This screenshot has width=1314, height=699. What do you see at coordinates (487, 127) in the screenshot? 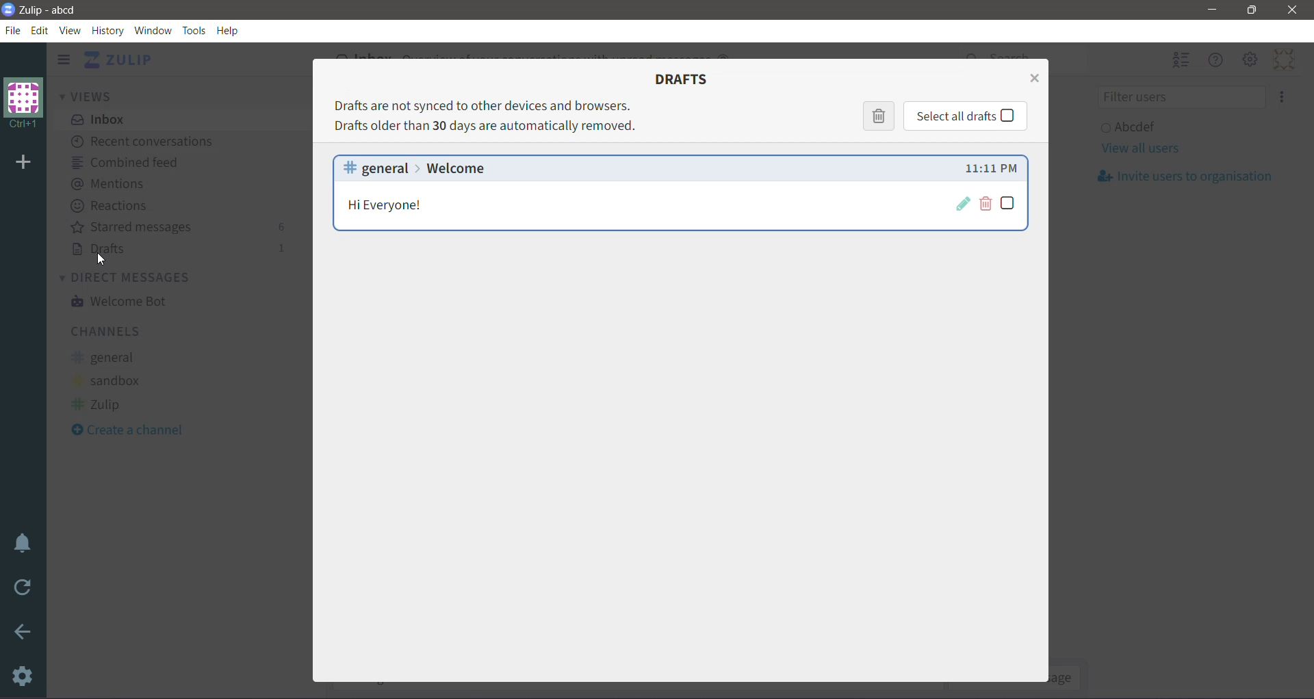
I see `Drafts older than 30 days are automatically removed` at bounding box center [487, 127].